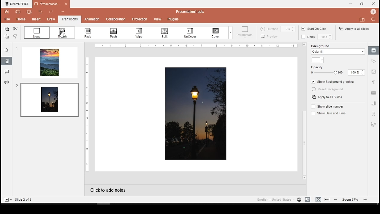  Describe the element at coordinates (372, 12) in the screenshot. I see `profile` at that location.